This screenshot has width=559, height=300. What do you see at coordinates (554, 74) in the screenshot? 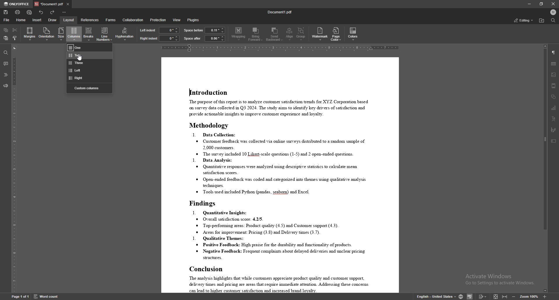
I see `image` at bounding box center [554, 74].